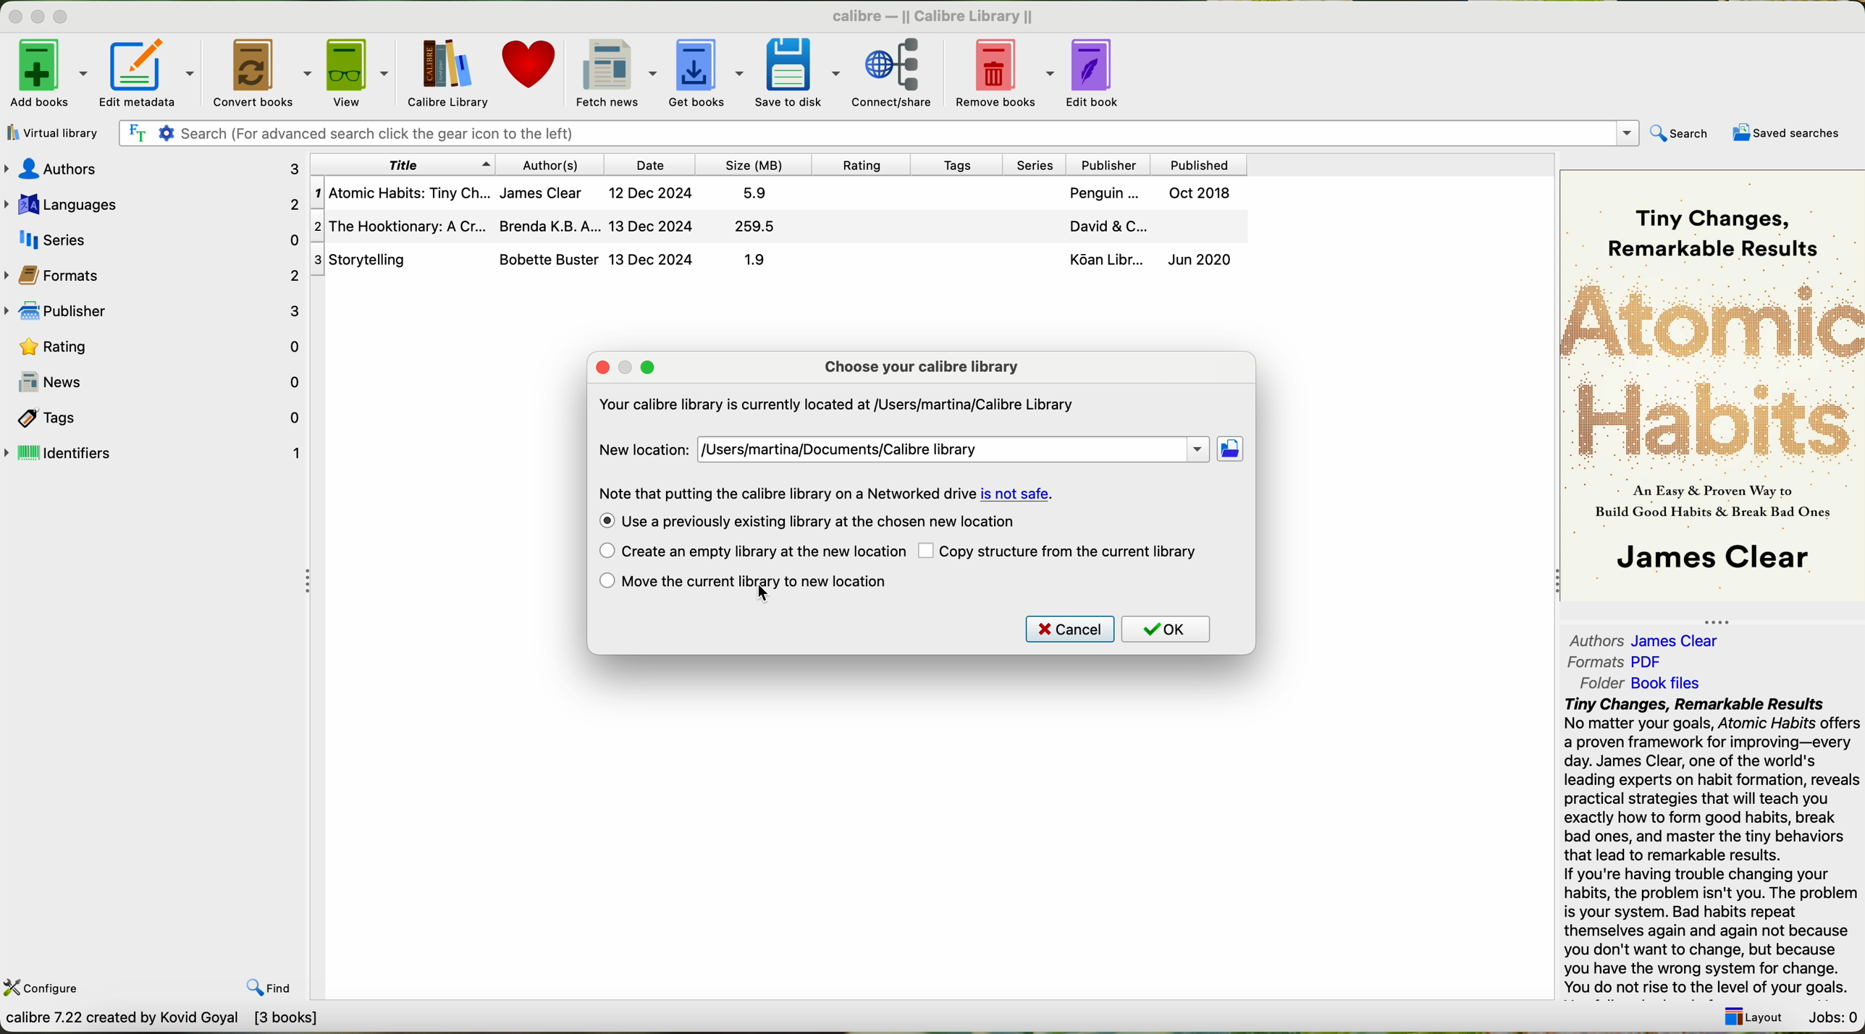 This screenshot has width=1865, height=1034. I want to click on /Users/martina/Documents/Calibre library, so click(956, 448).